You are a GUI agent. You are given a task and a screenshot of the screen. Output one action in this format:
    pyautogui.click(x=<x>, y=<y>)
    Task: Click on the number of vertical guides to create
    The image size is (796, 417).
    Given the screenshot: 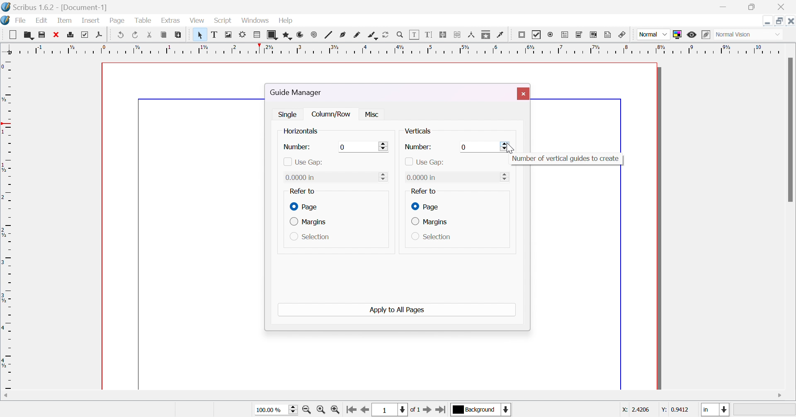 What is the action you would take?
    pyautogui.click(x=566, y=159)
    